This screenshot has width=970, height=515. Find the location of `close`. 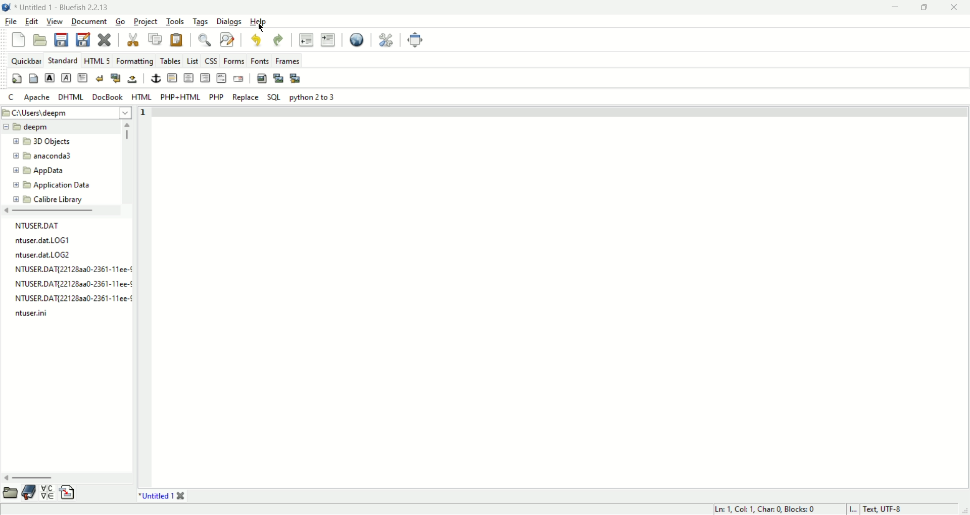

close is located at coordinates (180, 496).